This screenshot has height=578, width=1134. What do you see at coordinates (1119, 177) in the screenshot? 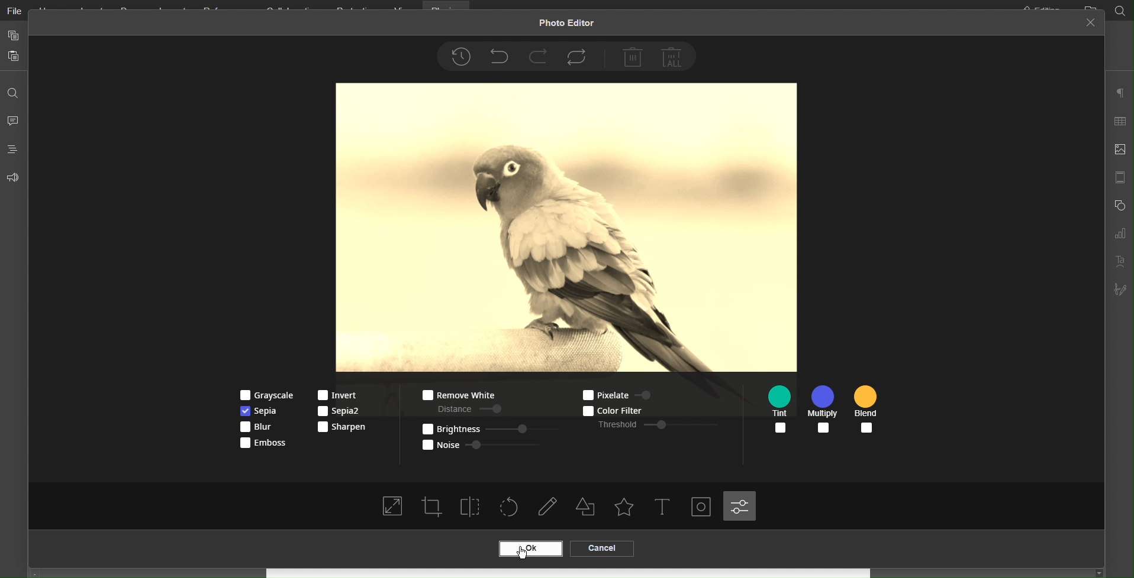
I see `Header Footer` at bounding box center [1119, 177].